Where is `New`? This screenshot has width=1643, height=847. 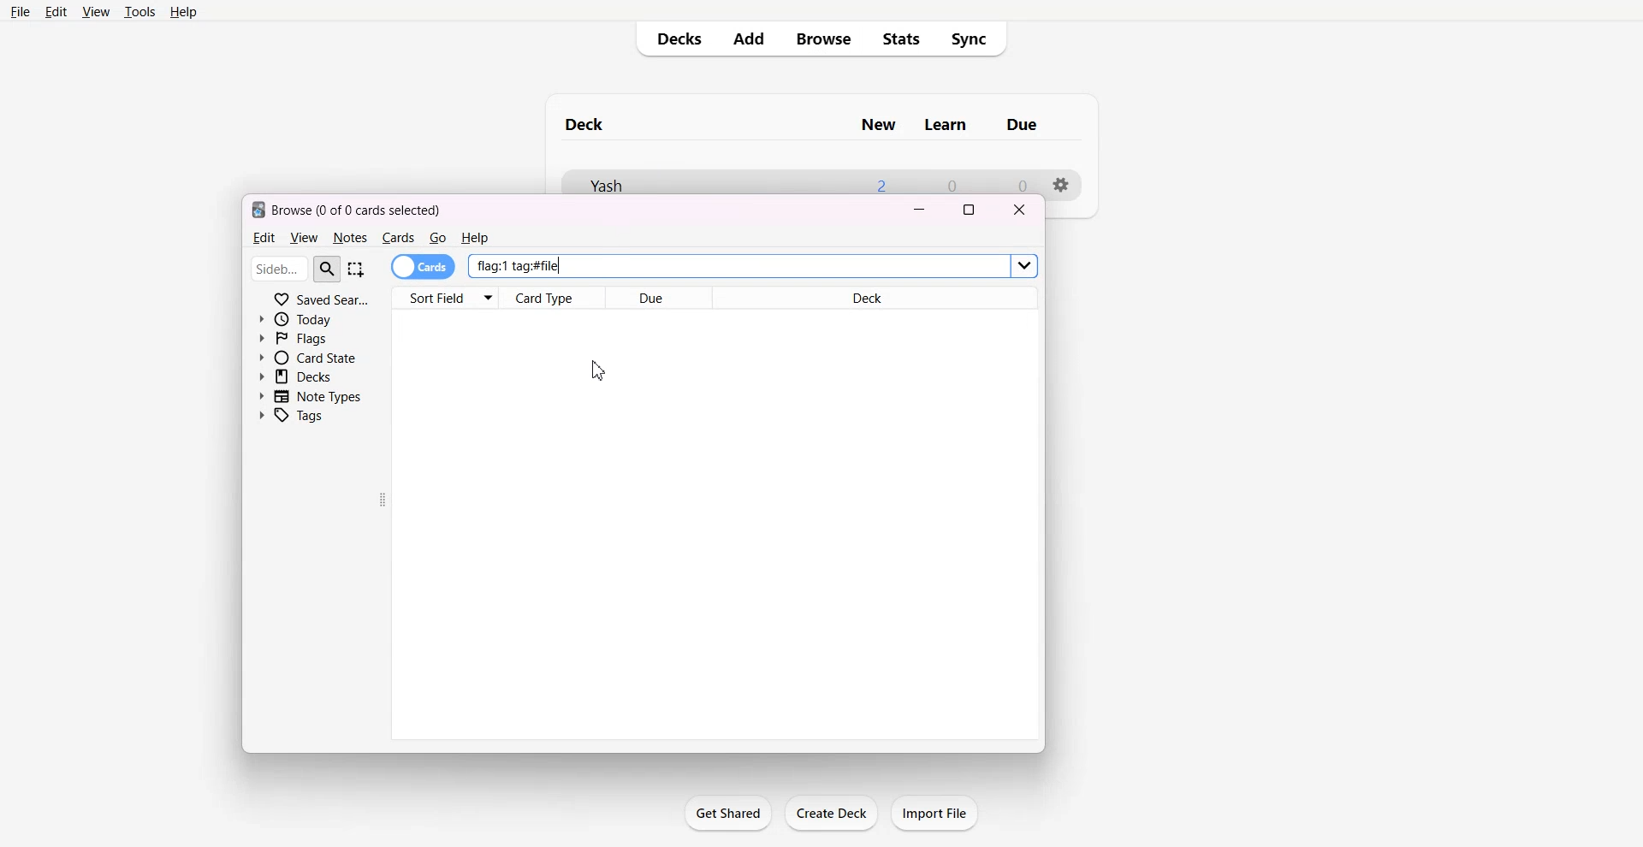 New is located at coordinates (872, 121).